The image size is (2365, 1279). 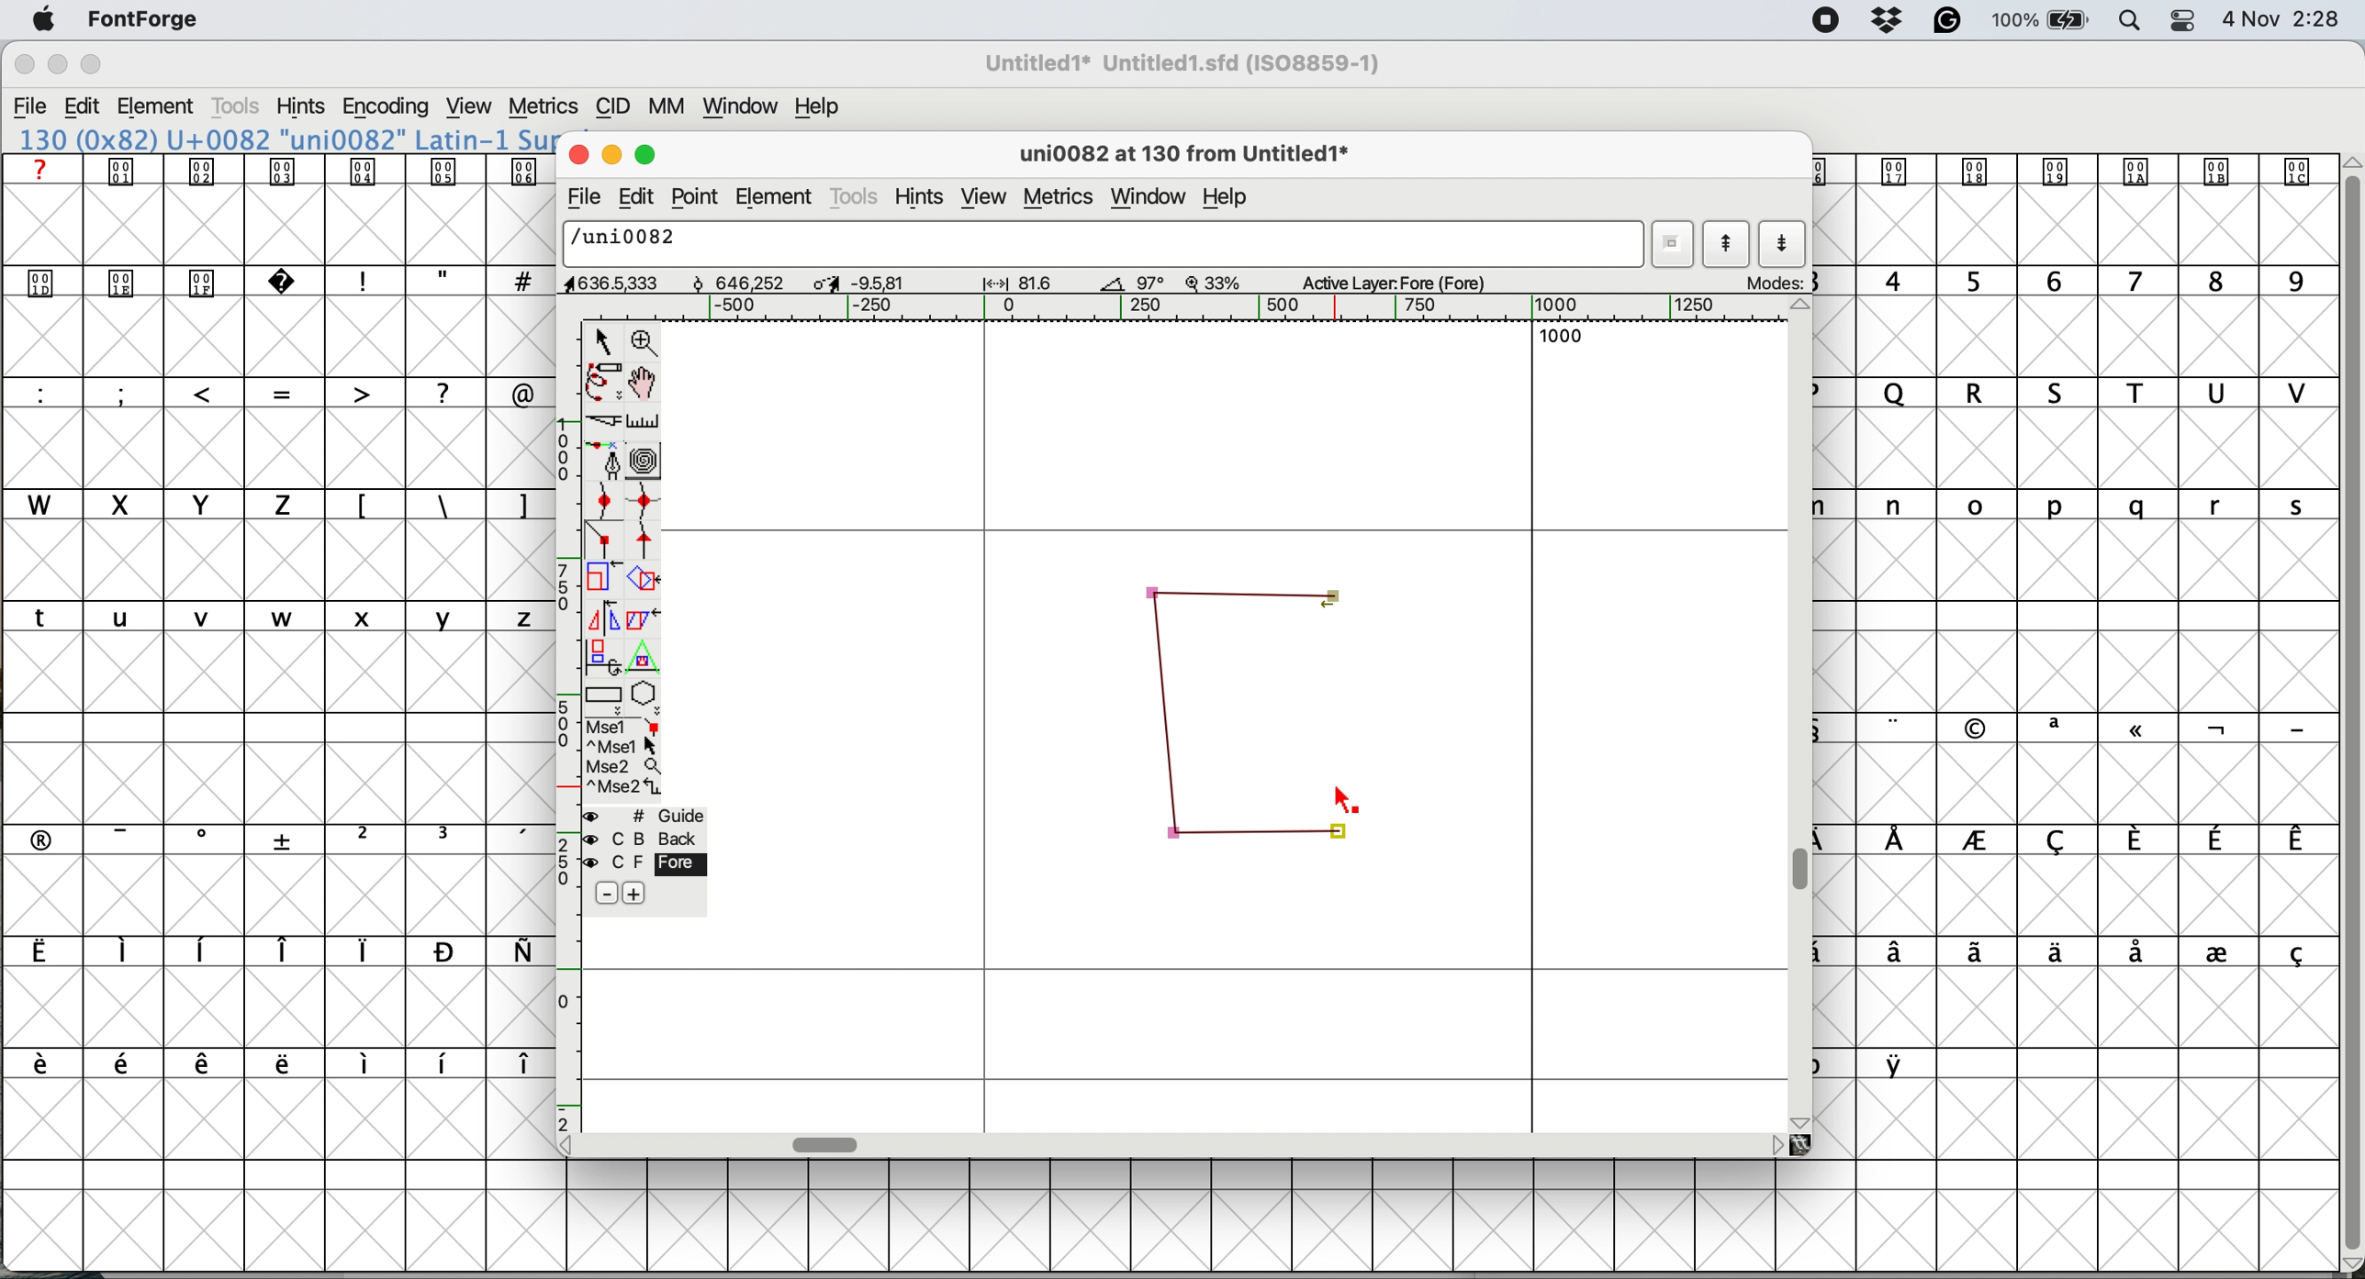 What do you see at coordinates (1670, 244) in the screenshot?
I see `current word list` at bounding box center [1670, 244].